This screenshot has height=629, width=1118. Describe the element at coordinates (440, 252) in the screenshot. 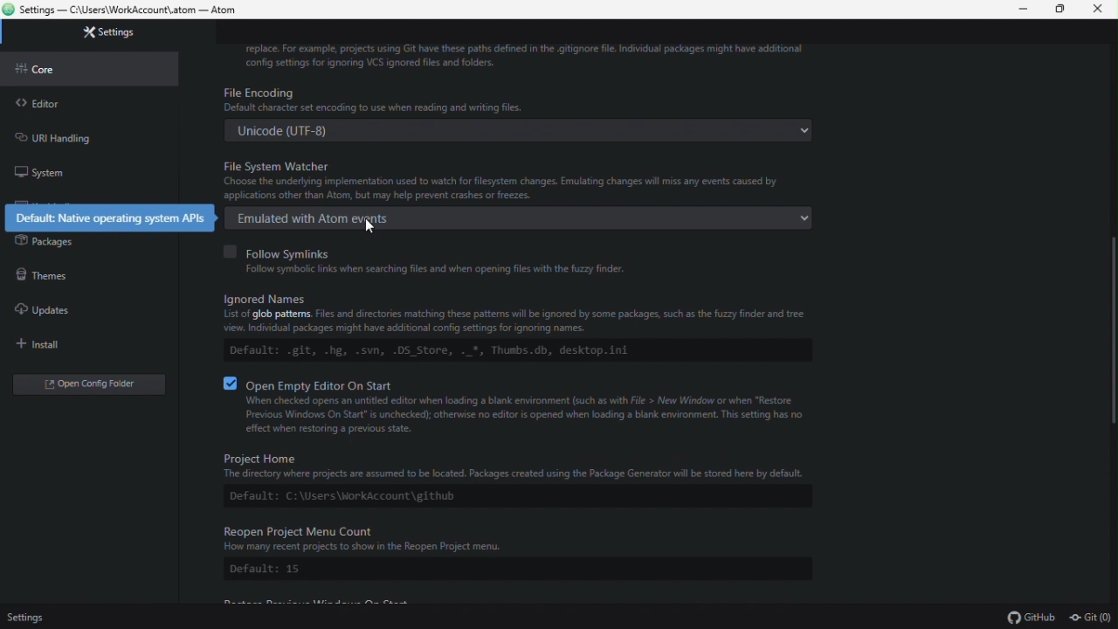

I see `Follow Symlinks` at that location.